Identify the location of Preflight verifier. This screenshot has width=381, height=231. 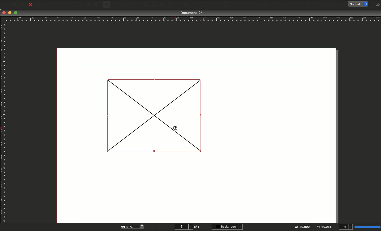
(47, 6).